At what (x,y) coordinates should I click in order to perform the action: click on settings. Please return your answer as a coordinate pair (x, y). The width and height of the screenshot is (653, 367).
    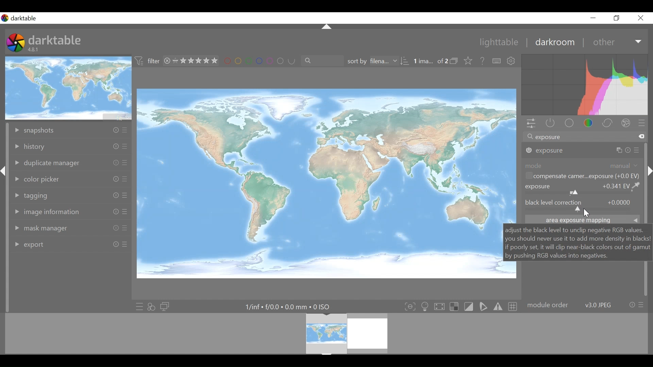
    Looking at the image, I should click on (512, 61).